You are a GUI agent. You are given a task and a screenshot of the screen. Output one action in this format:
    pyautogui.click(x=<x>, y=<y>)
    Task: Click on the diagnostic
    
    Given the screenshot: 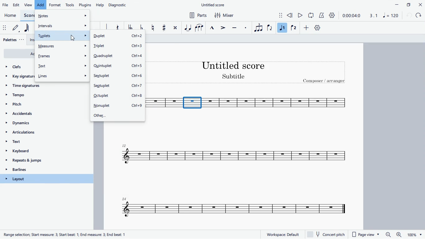 What is the action you would take?
    pyautogui.click(x=119, y=4)
    